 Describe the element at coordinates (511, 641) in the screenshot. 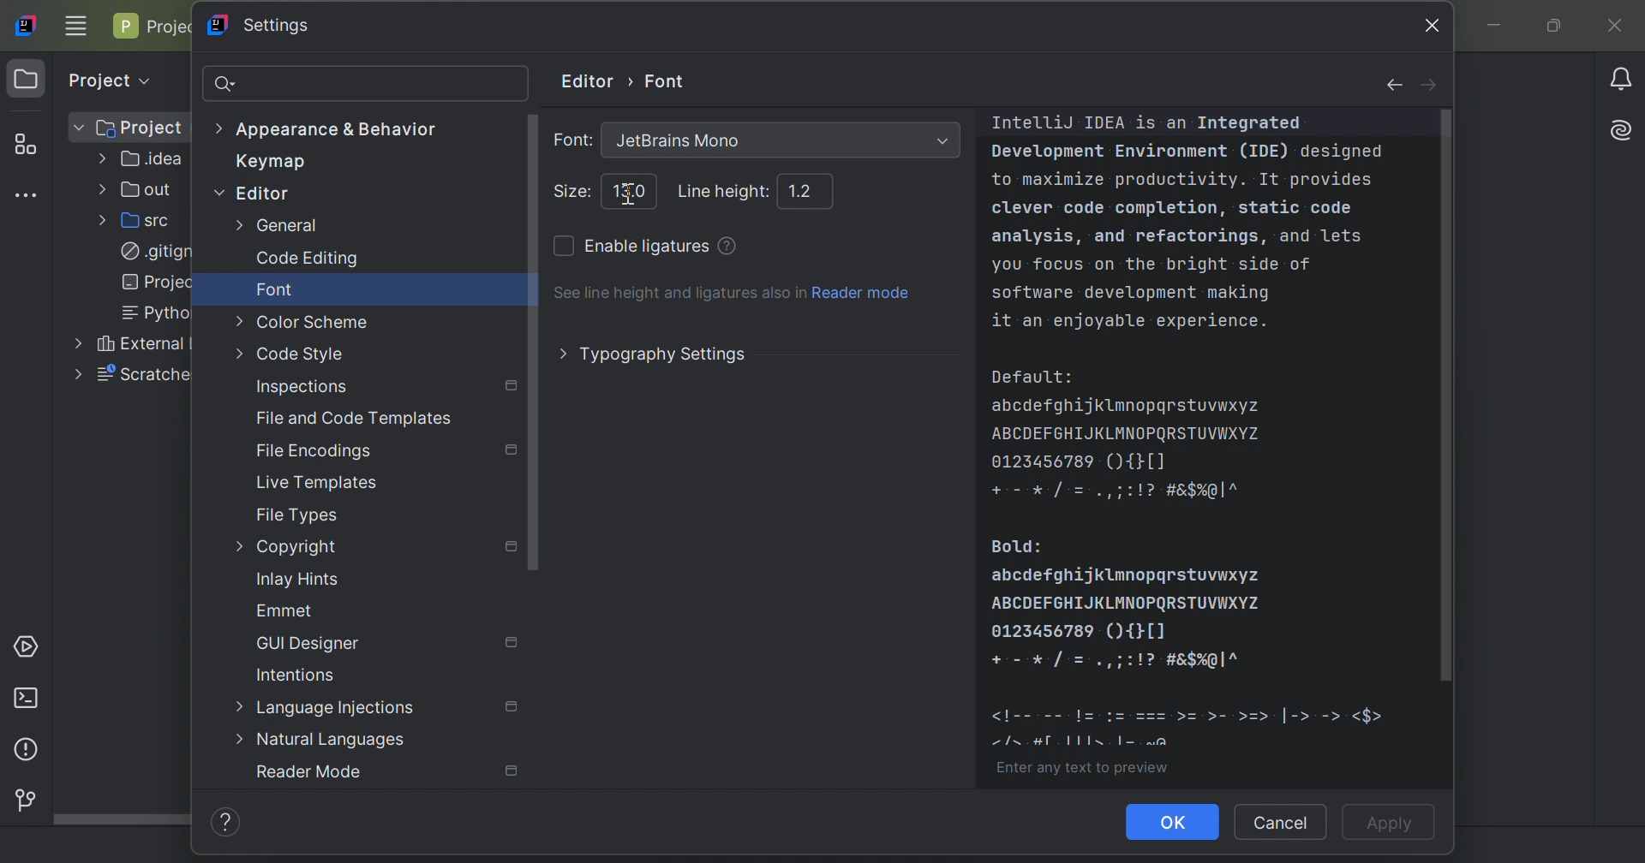

I see `Settings marked with this icon are only applied to the current project. Non-marked settings are applied to all projects.` at that location.